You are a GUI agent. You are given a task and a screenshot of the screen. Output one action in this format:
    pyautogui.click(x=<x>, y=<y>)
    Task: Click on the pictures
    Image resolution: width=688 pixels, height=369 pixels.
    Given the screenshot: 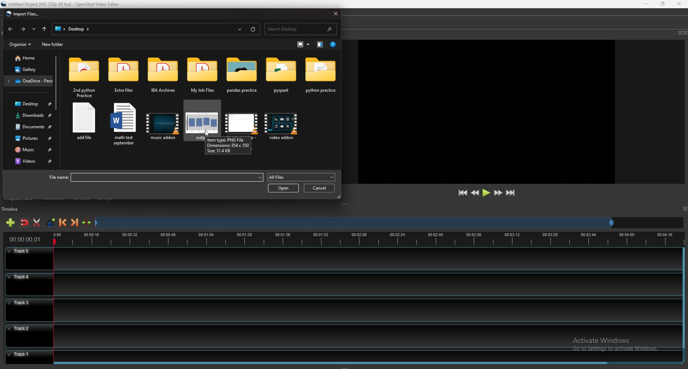 What is the action you would take?
    pyautogui.click(x=31, y=138)
    